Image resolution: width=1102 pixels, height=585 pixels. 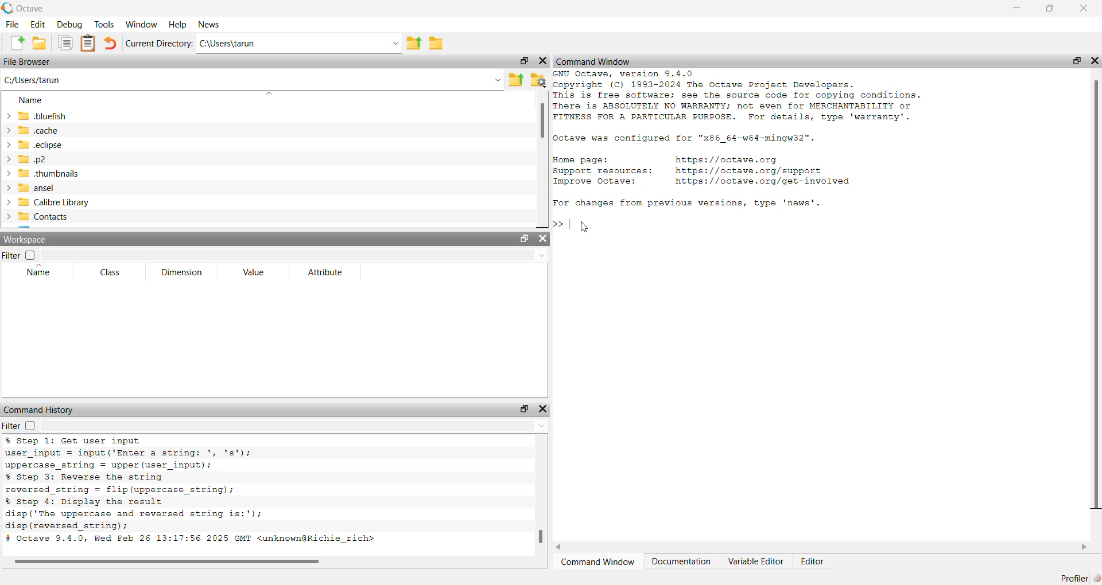 I want to click on file browser, so click(x=30, y=63).